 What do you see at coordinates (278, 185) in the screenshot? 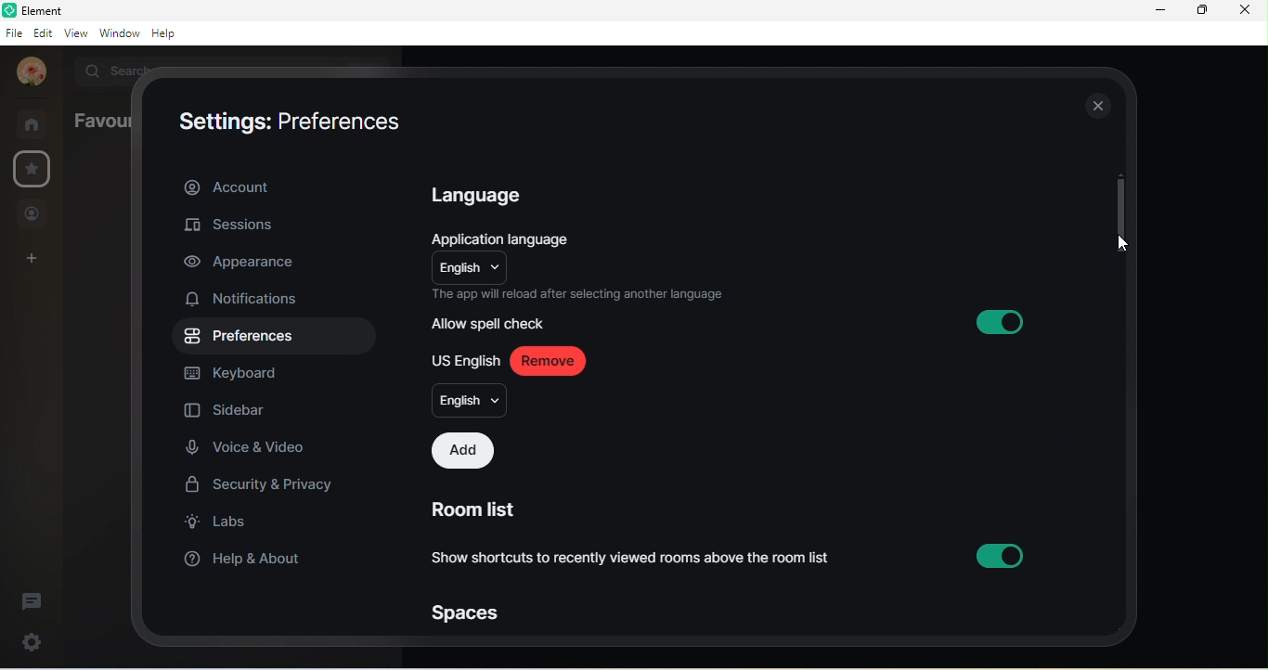
I see `account` at bounding box center [278, 185].